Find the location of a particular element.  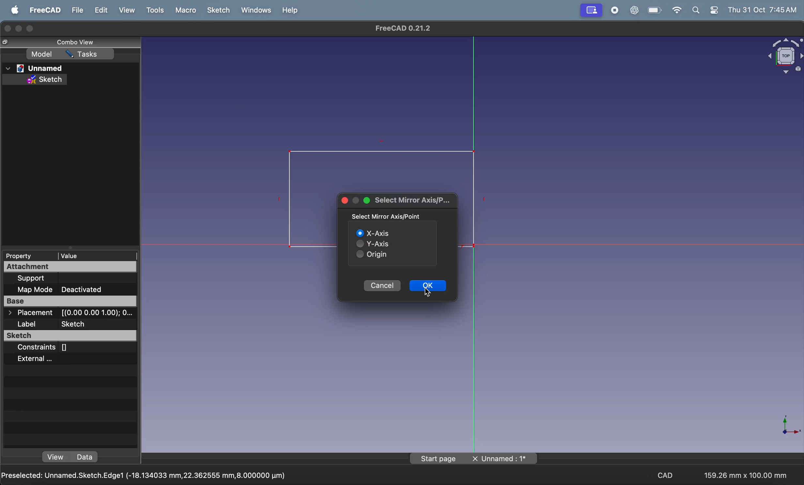

battery is located at coordinates (654, 10).